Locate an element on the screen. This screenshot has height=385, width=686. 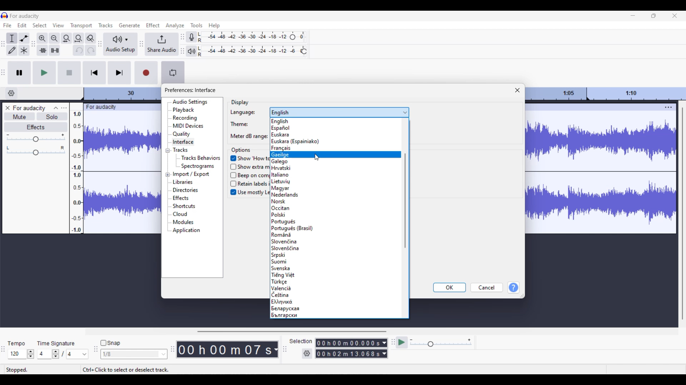
Retain labels if selection snaps to a label is located at coordinates (247, 184).